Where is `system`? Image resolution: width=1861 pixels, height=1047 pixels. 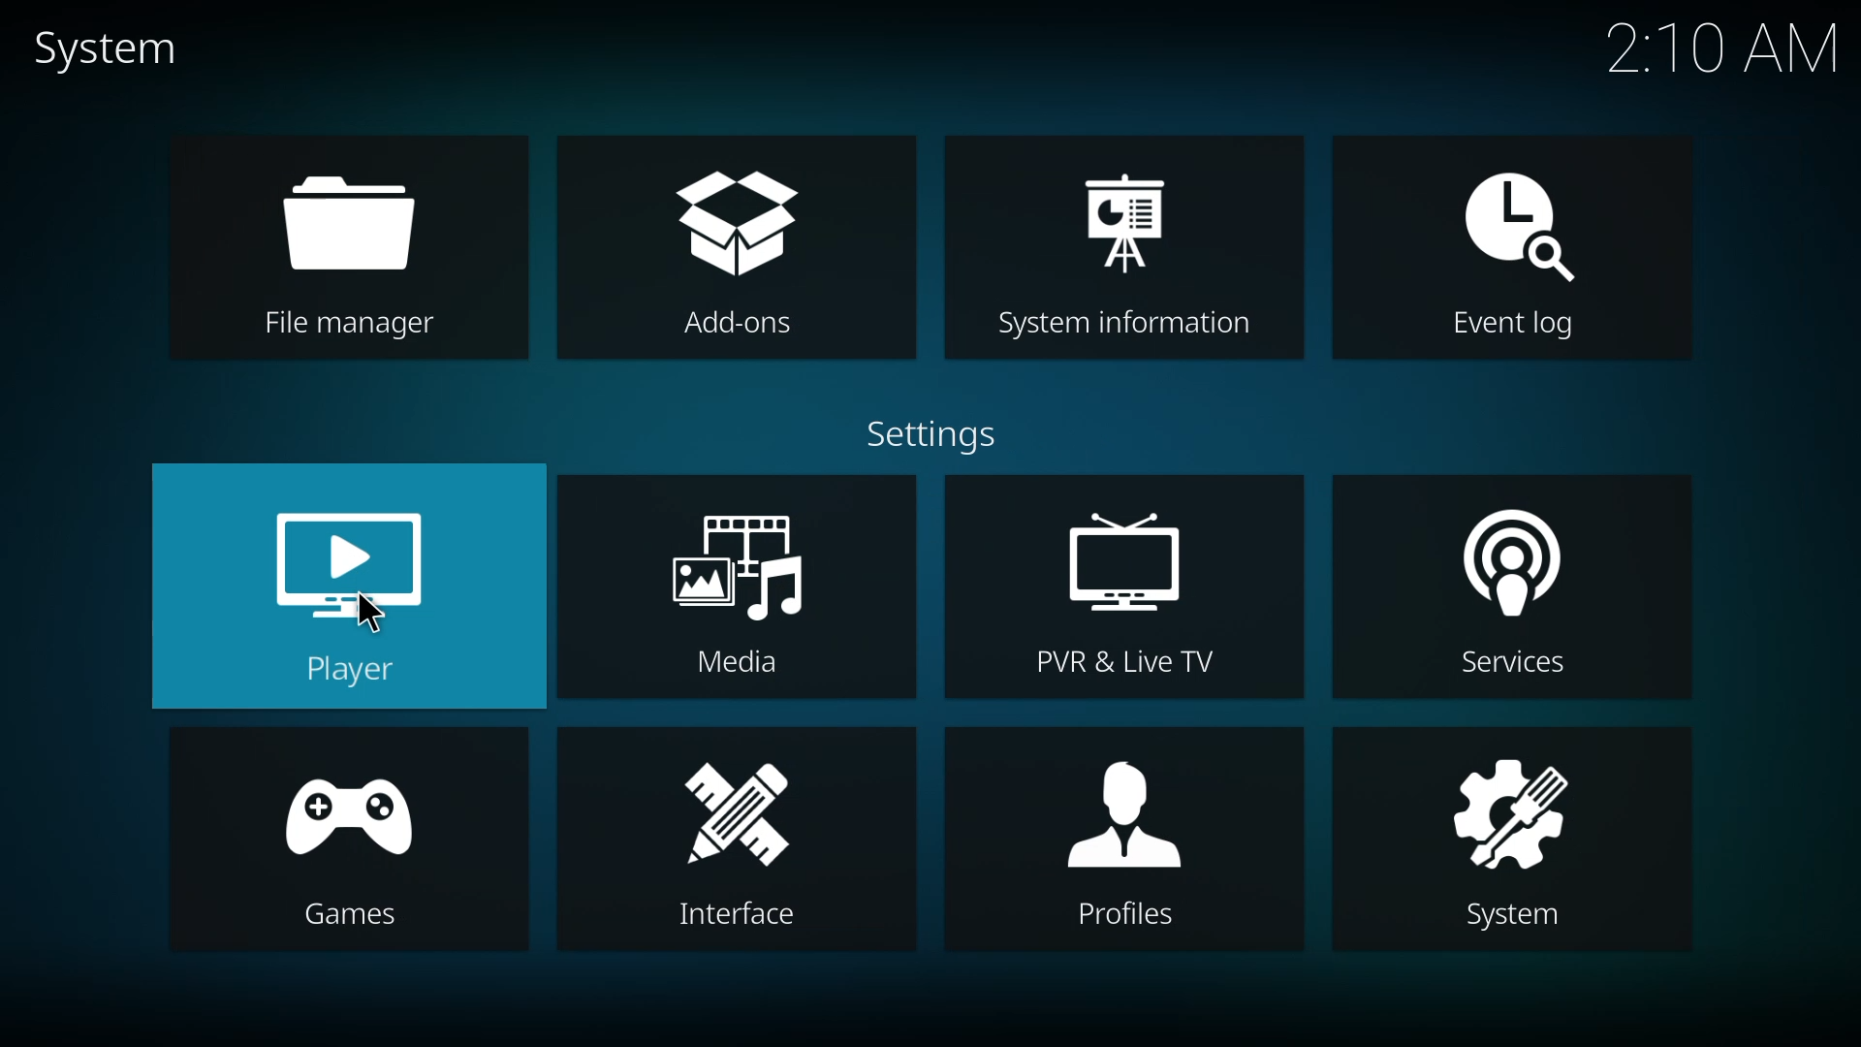 system is located at coordinates (114, 48).